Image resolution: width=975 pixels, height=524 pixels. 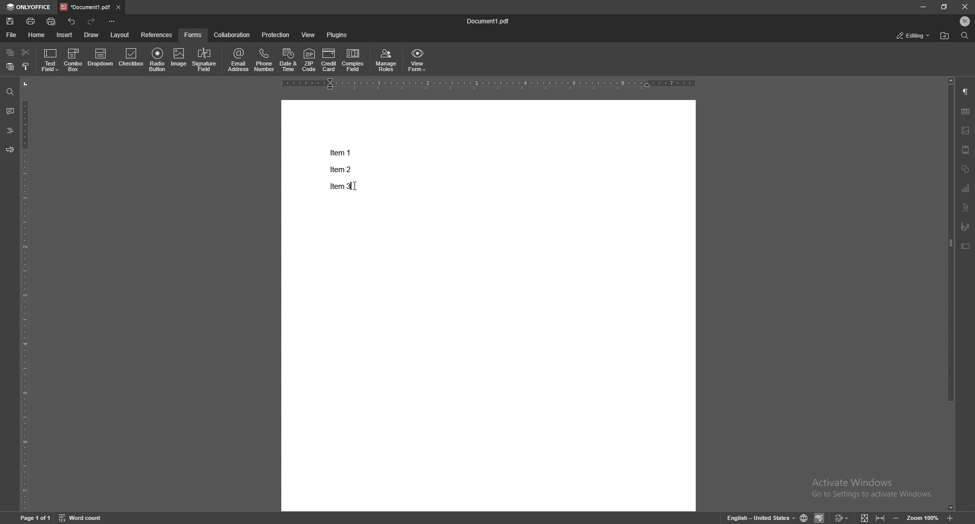 What do you see at coordinates (364, 189) in the screenshot?
I see `text cursor` at bounding box center [364, 189].